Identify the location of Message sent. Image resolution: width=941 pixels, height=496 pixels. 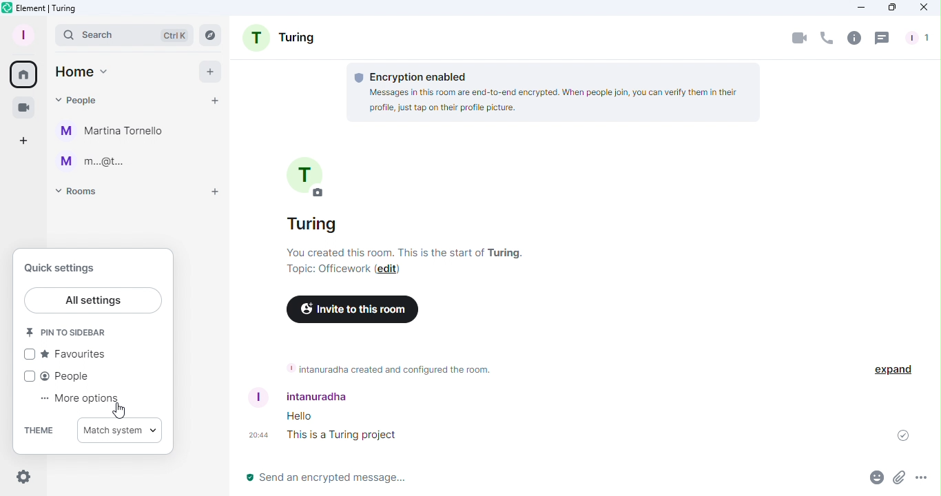
(898, 435).